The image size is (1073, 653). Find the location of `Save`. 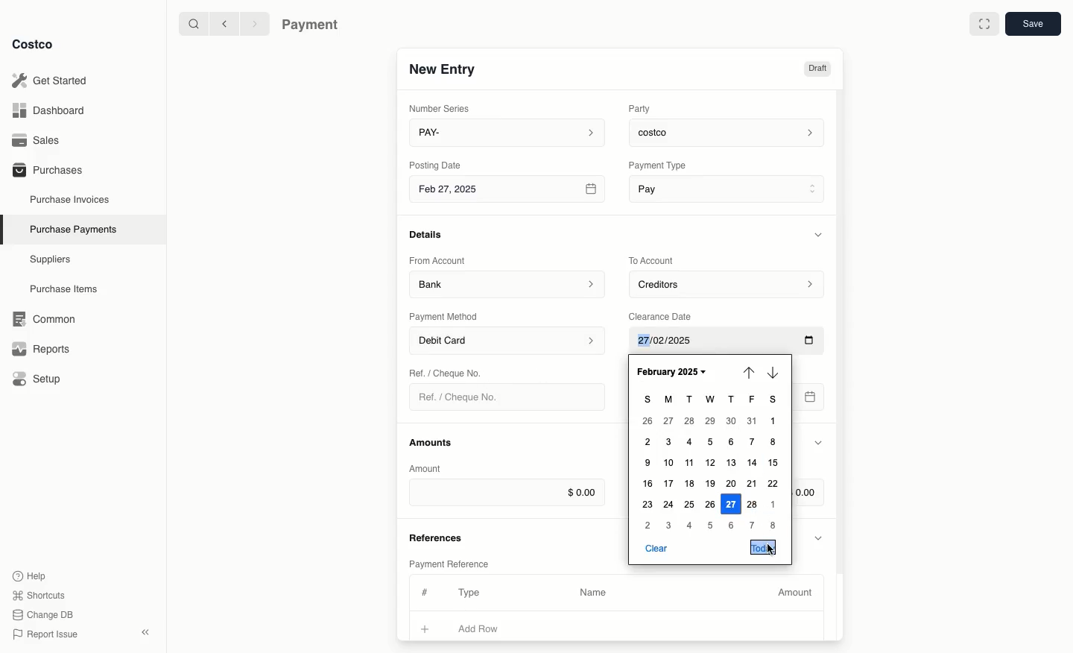

Save is located at coordinates (1032, 23).